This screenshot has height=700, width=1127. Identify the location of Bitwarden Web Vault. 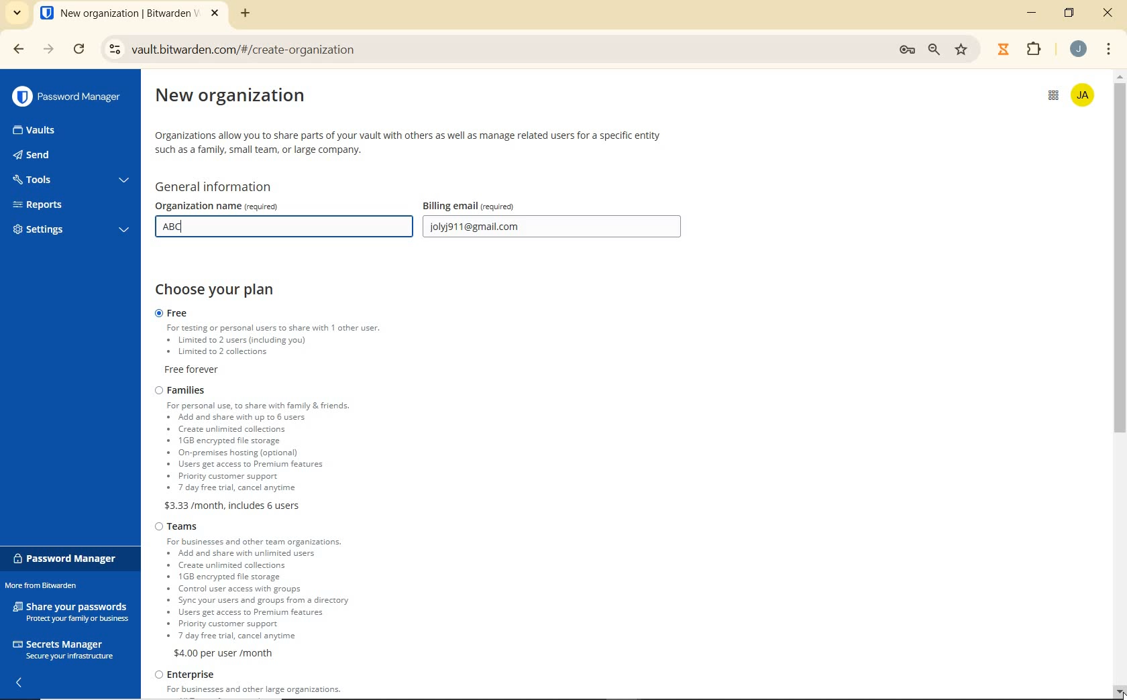
(129, 15).